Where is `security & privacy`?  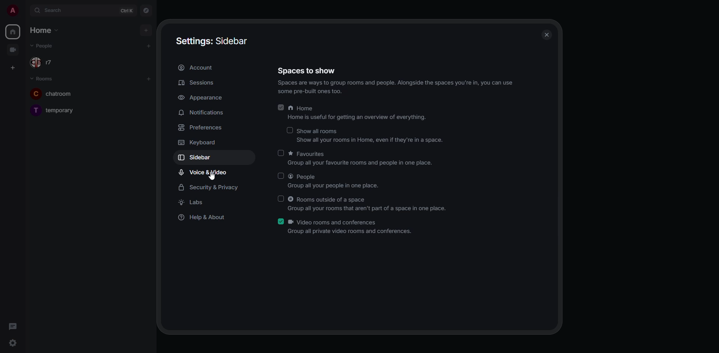 security & privacy is located at coordinates (208, 188).